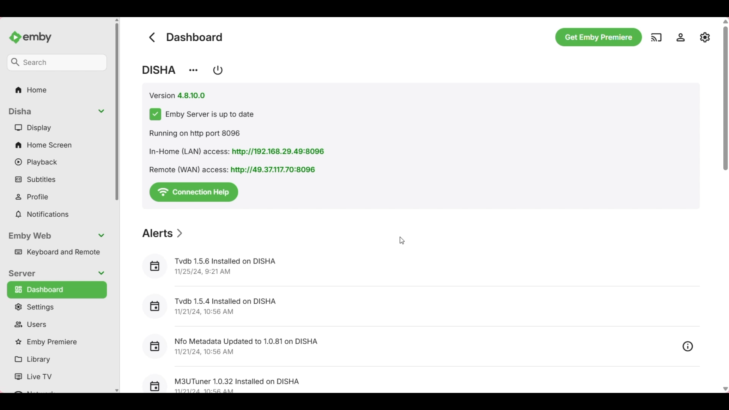 This screenshot has height=410, width=729. I want to click on Playback, so click(57, 162).